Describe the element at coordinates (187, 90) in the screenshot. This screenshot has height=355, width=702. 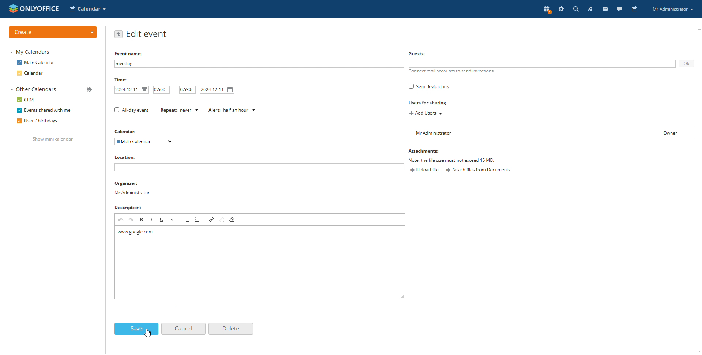
I see `end time` at that location.